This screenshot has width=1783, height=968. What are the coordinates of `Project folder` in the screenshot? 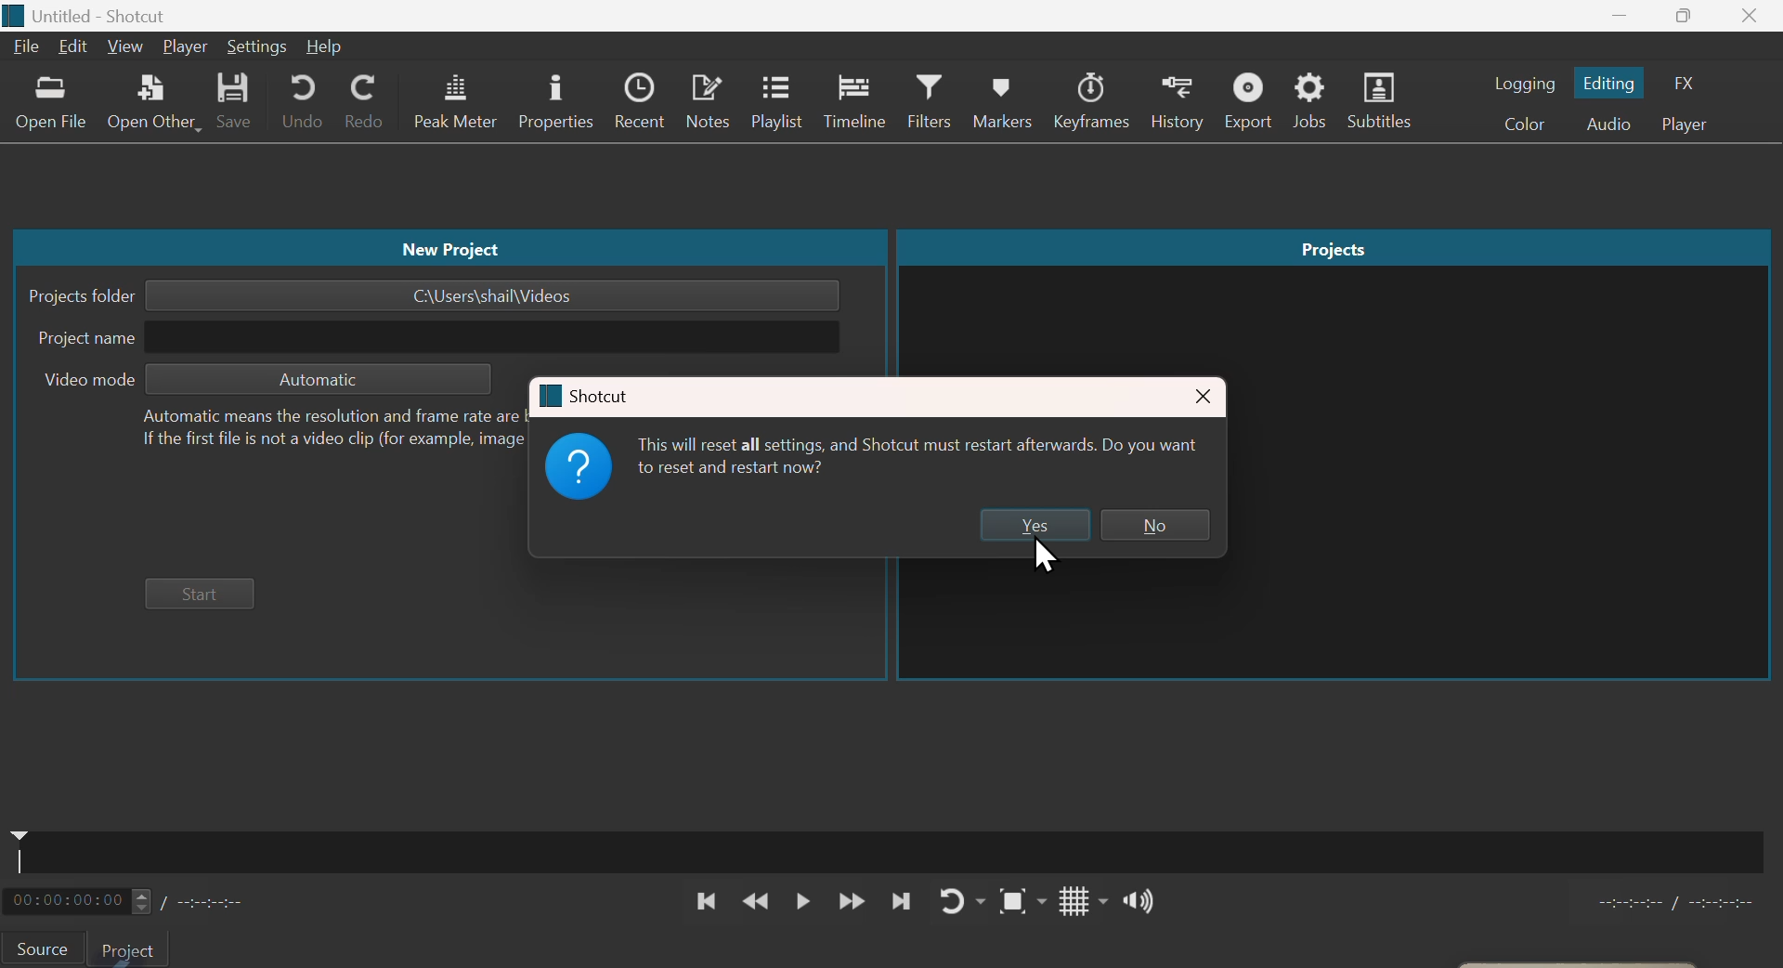 It's located at (81, 296).